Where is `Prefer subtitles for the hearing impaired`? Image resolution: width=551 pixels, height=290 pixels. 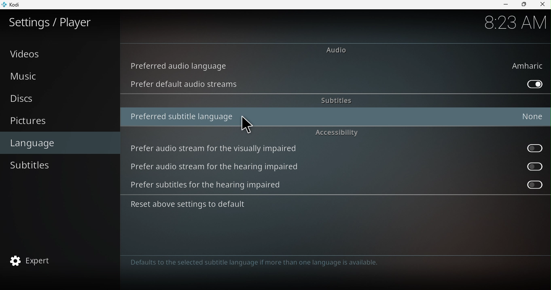 Prefer subtitles for the hearing impaired is located at coordinates (215, 187).